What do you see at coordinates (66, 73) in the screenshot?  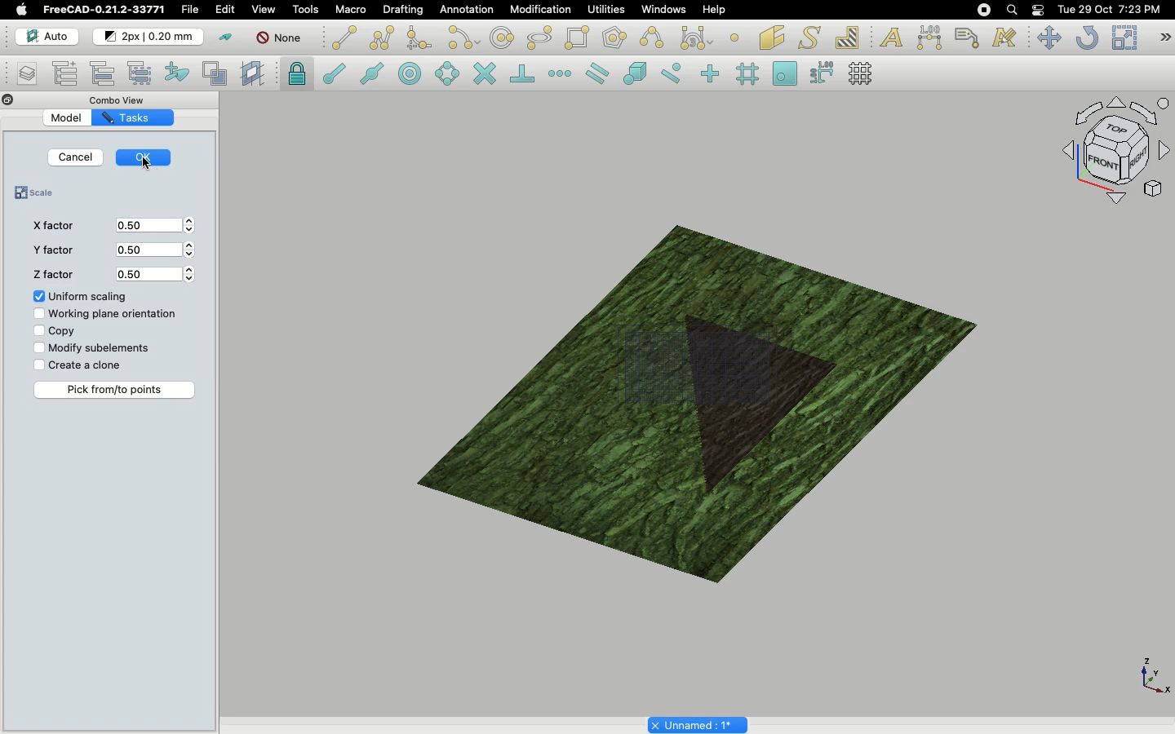 I see `Add new named group` at bounding box center [66, 73].